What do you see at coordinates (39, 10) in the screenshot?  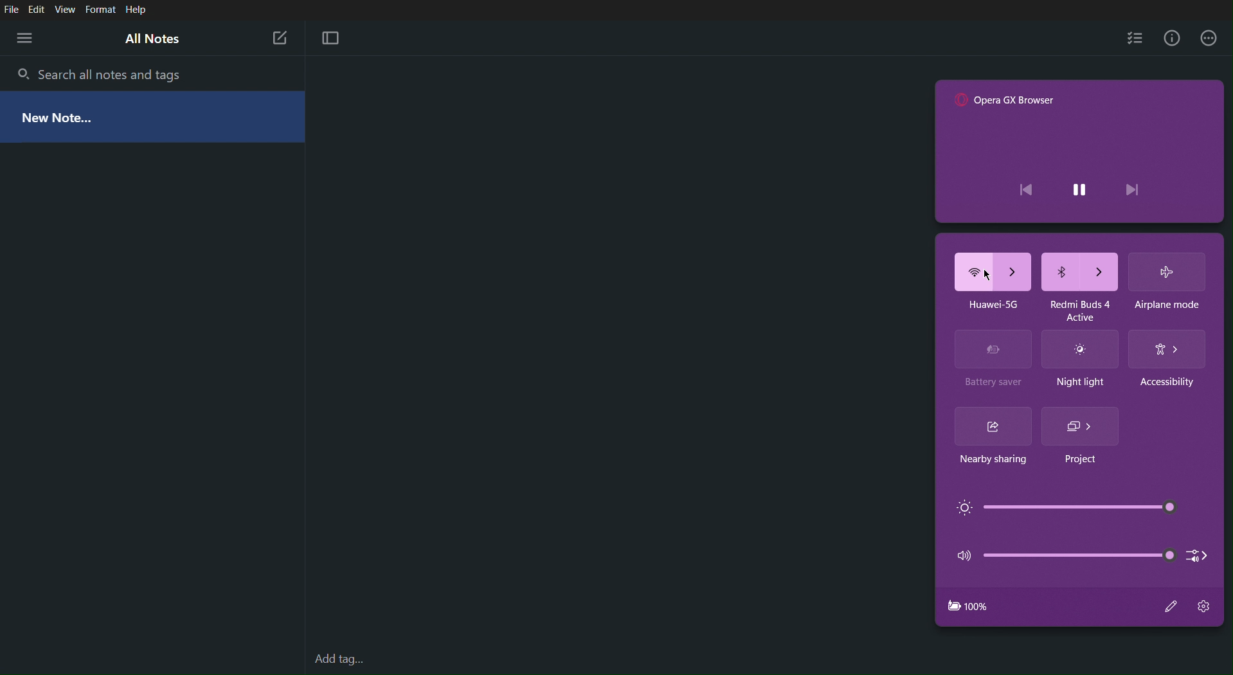 I see `Edit` at bounding box center [39, 10].